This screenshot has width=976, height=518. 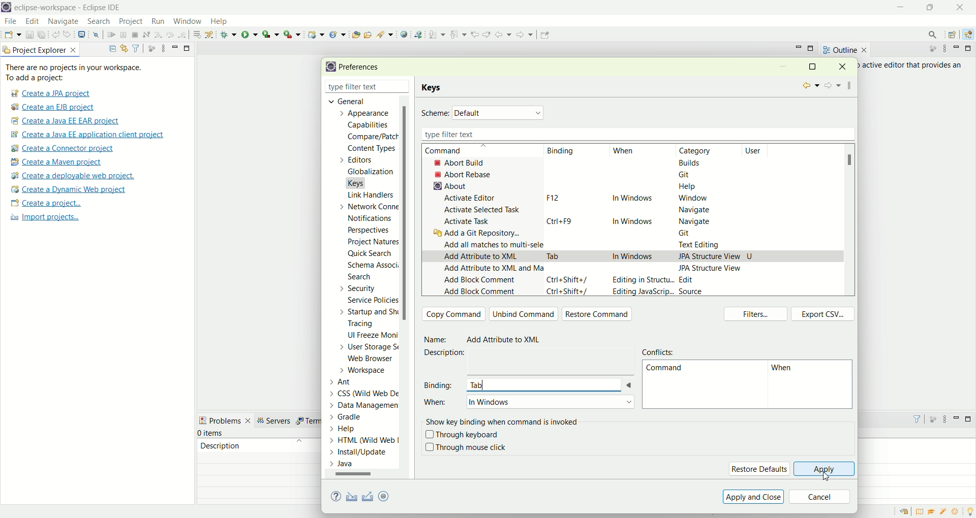 What do you see at coordinates (624, 151) in the screenshot?
I see `when` at bounding box center [624, 151].